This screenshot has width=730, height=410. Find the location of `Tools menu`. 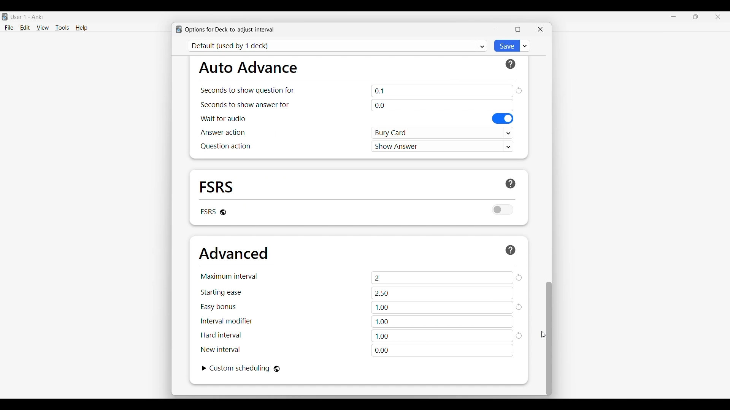

Tools menu is located at coordinates (62, 28).